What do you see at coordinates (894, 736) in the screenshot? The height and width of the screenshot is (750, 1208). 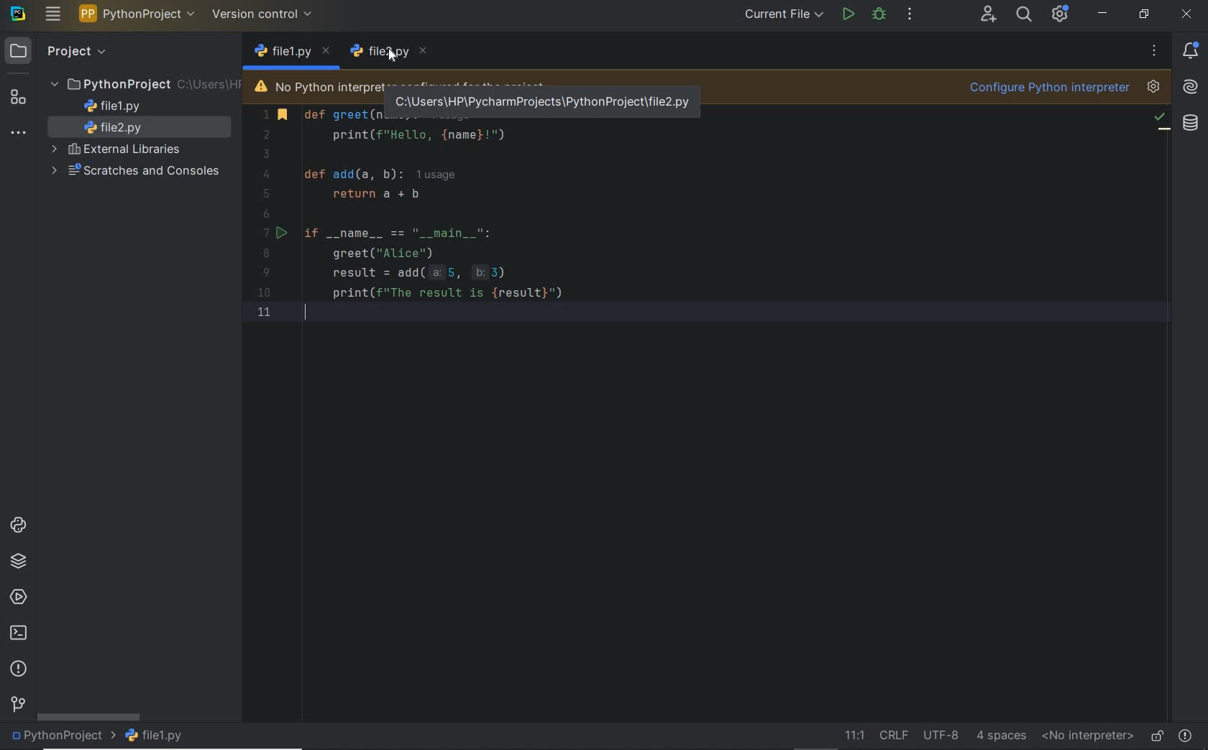 I see `line separator` at bounding box center [894, 736].